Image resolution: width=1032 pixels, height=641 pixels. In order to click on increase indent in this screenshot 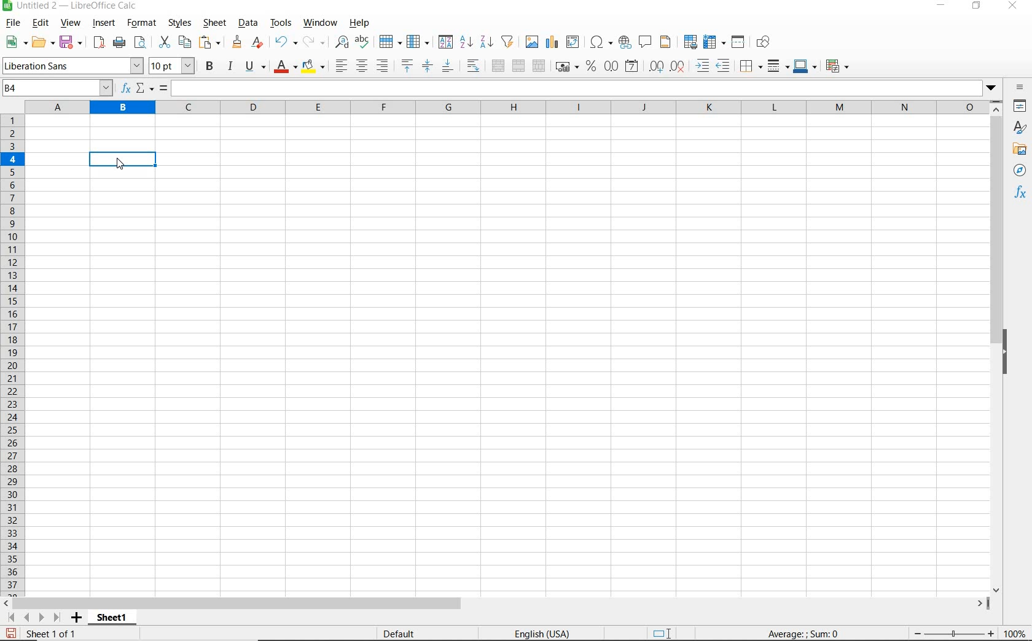, I will do `click(704, 66)`.